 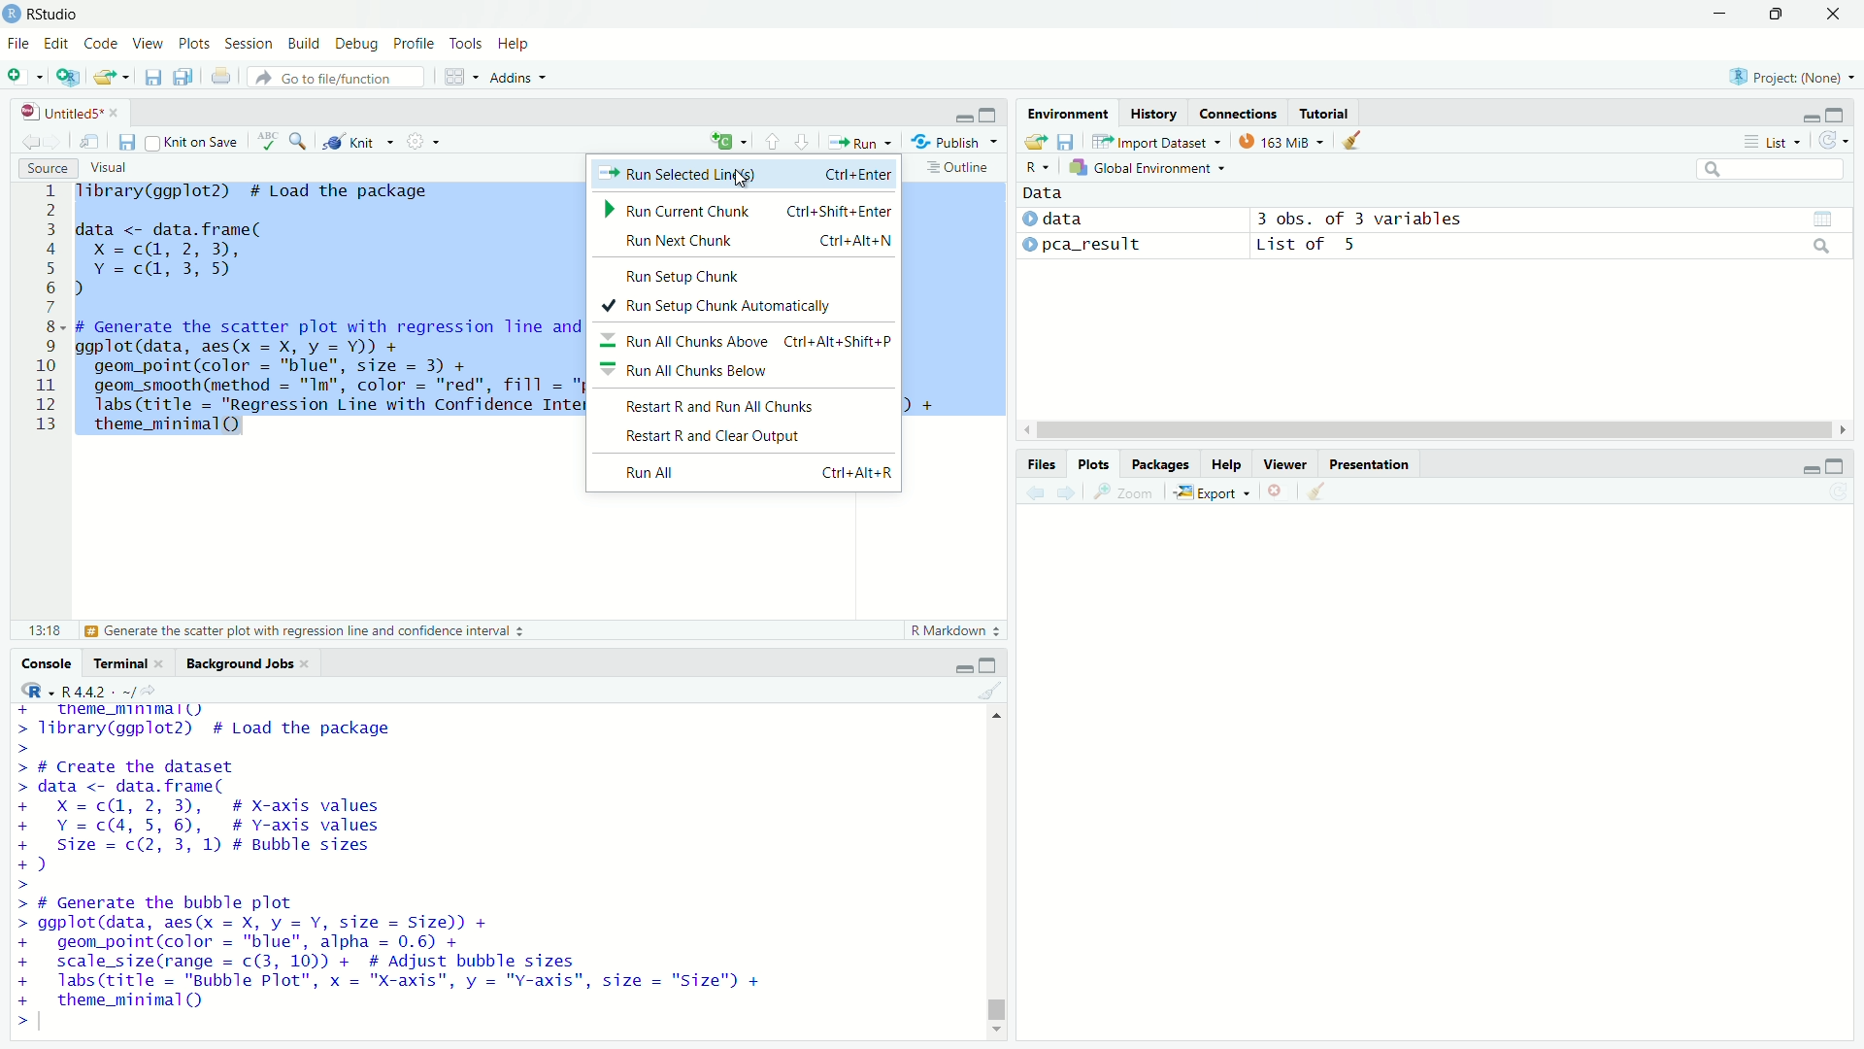 I want to click on insert a new code/chunk, so click(x=728, y=140).